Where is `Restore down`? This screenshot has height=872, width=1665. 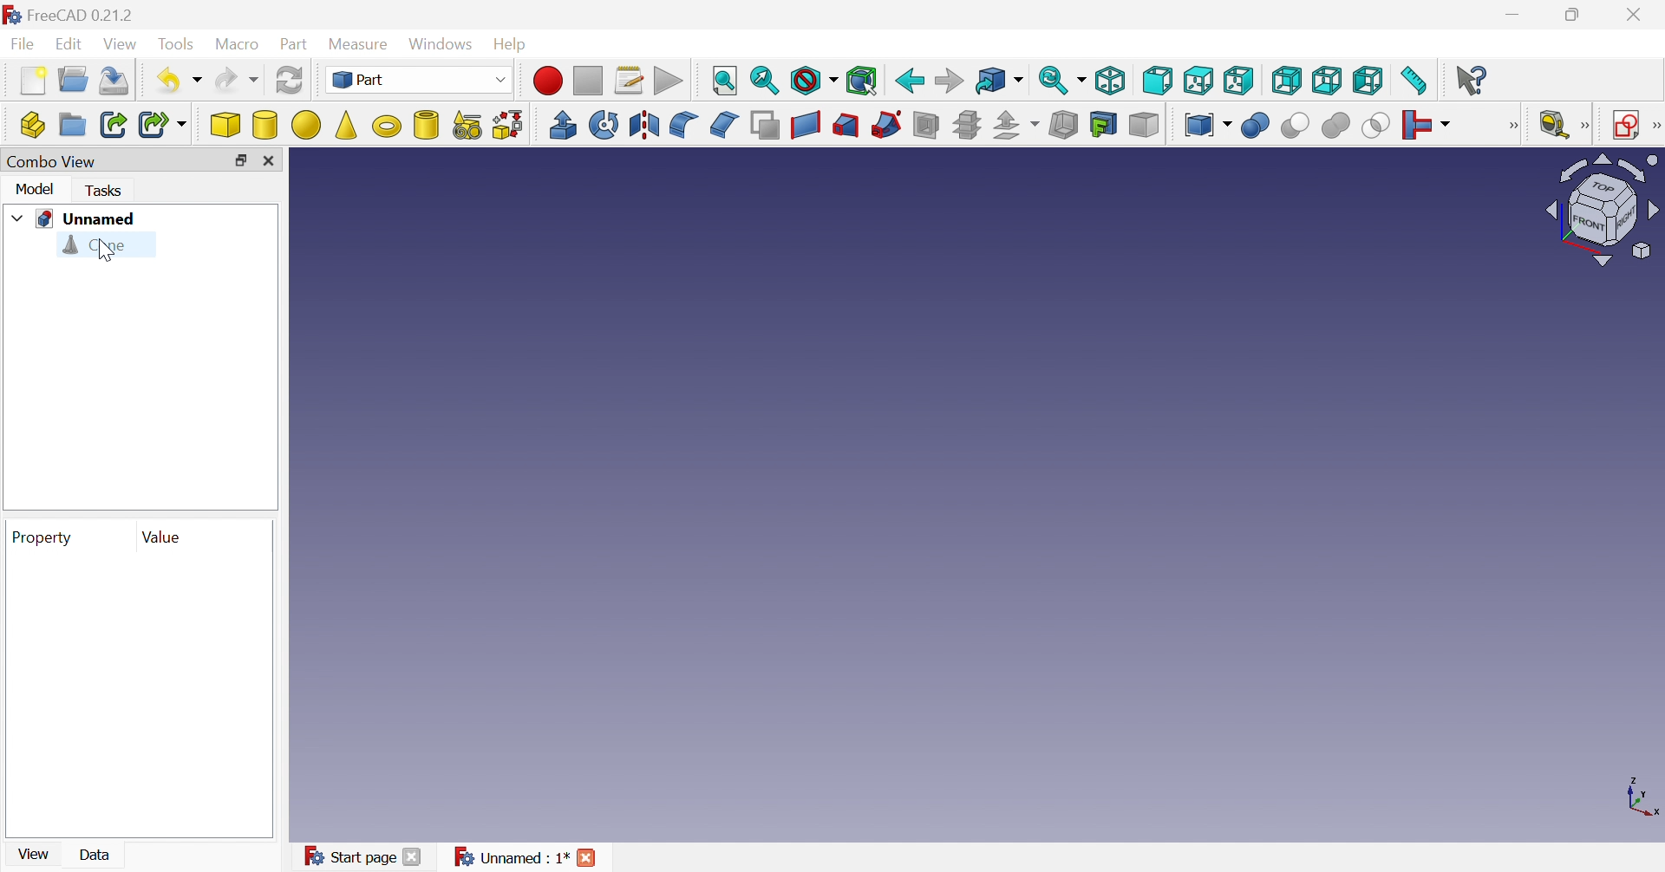 Restore down is located at coordinates (243, 160).